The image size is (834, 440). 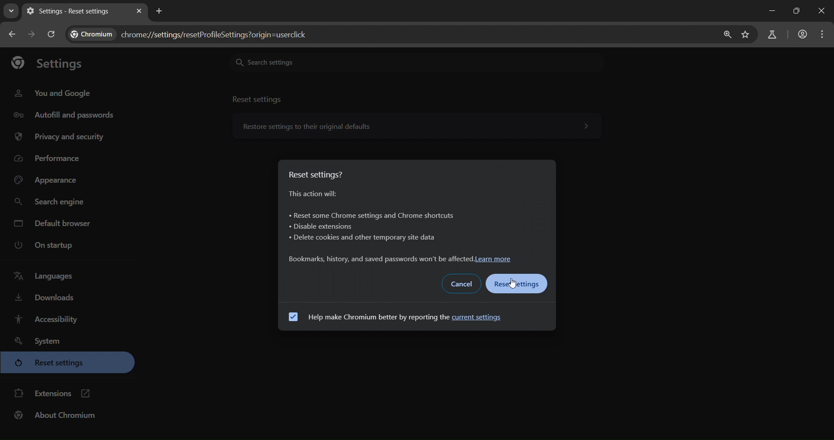 I want to click on help make chromium better by reporting the current settings, so click(x=398, y=319).